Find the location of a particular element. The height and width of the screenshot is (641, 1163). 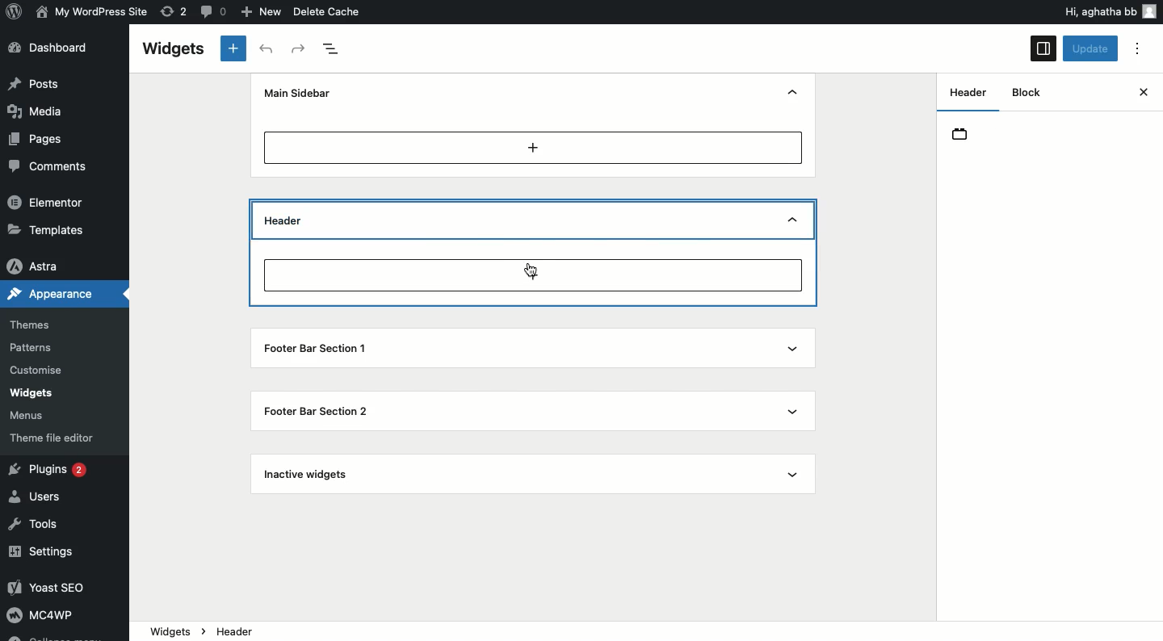

Hide is located at coordinates (792, 94).